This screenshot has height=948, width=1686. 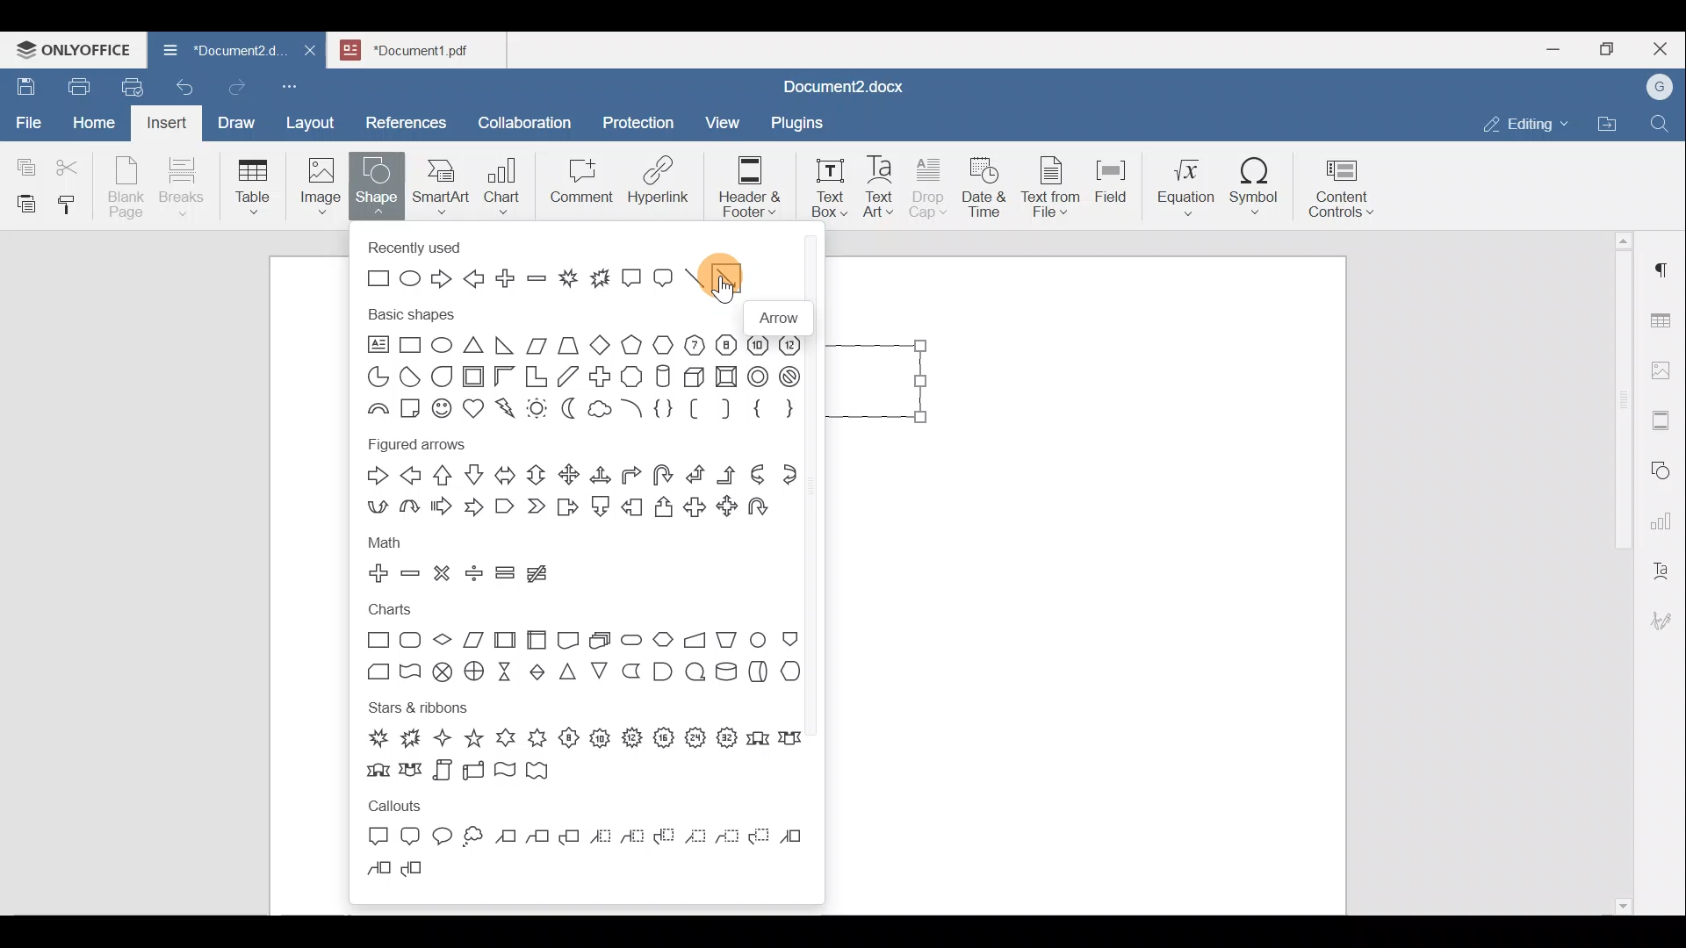 What do you see at coordinates (311, 52) in the screenshot?
I see `Close document` at bounding box center [311, 52].